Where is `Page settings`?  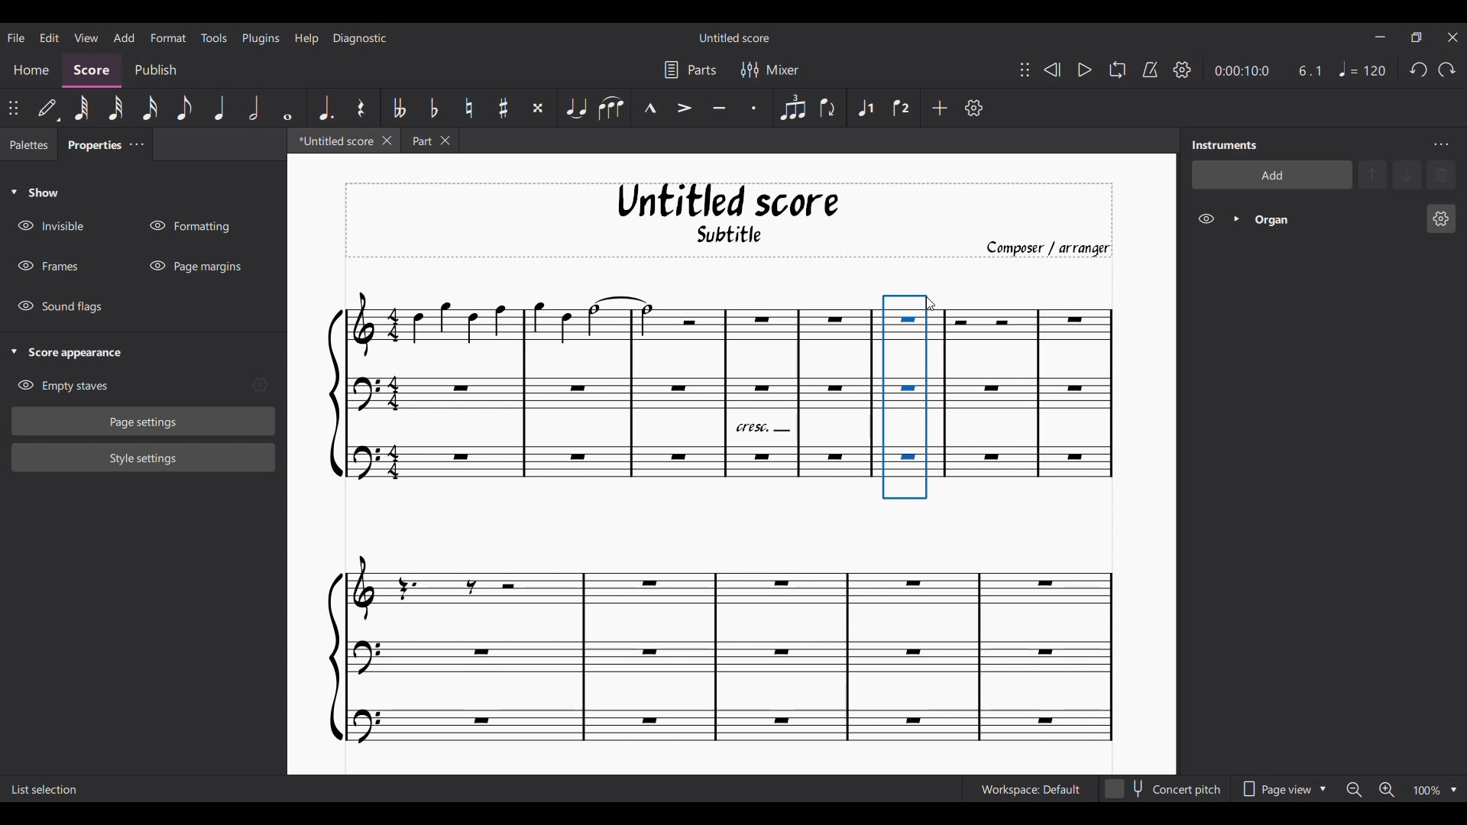
Page settings is located at coordinates (144, 422).